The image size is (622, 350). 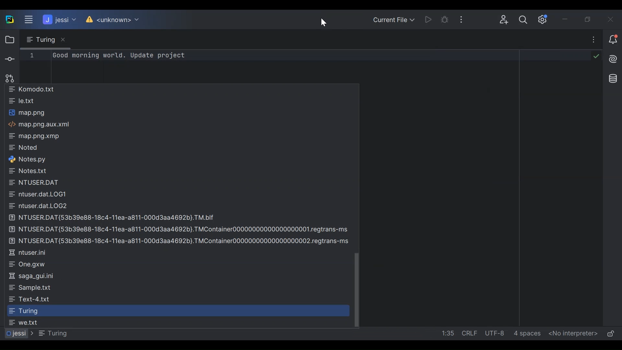 I want to click on Noted, so click(x=26, y=147).